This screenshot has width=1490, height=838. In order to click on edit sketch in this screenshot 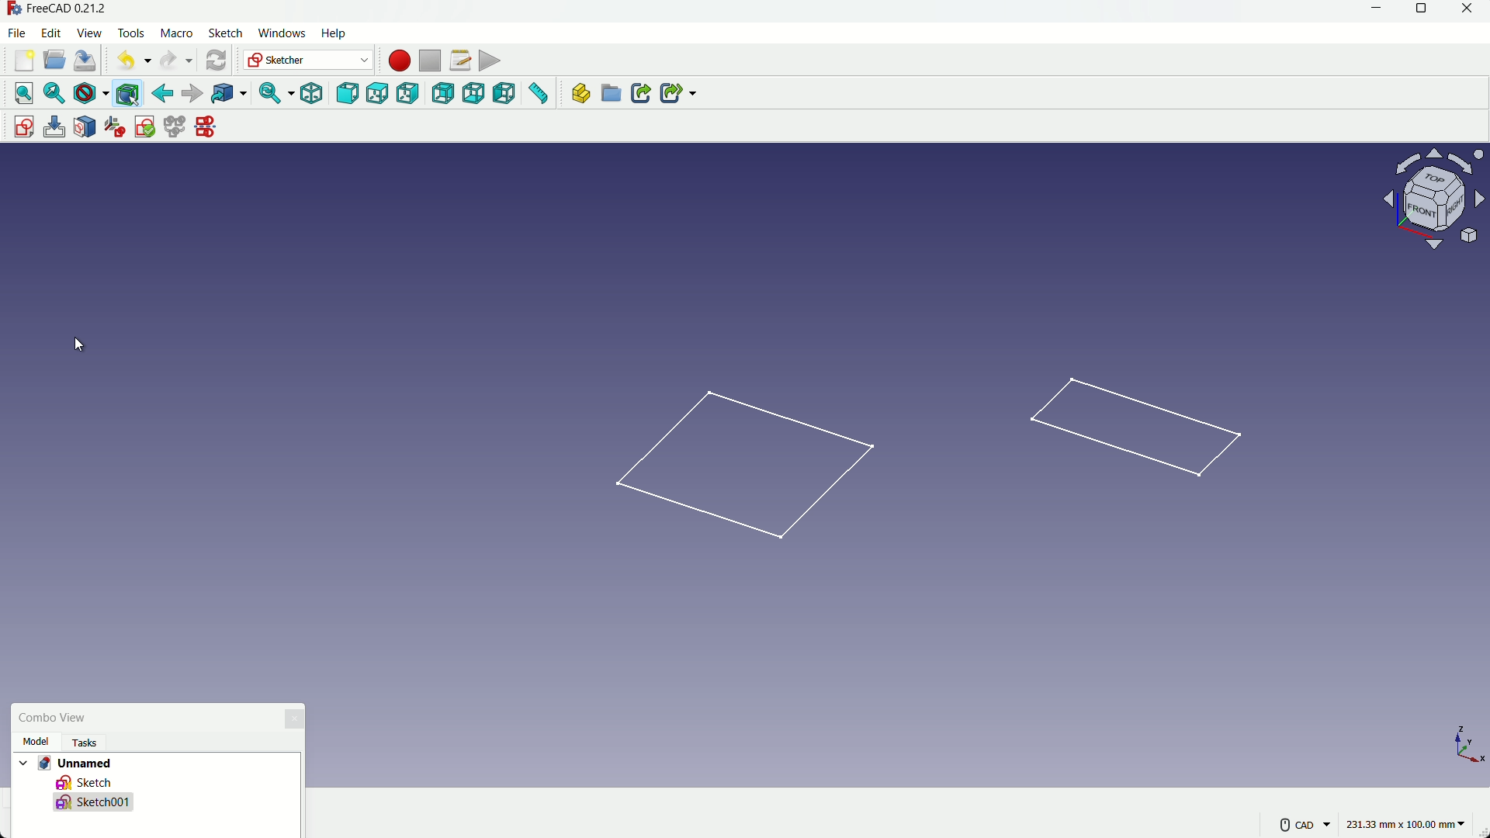, I will do `click(55, 127)`.